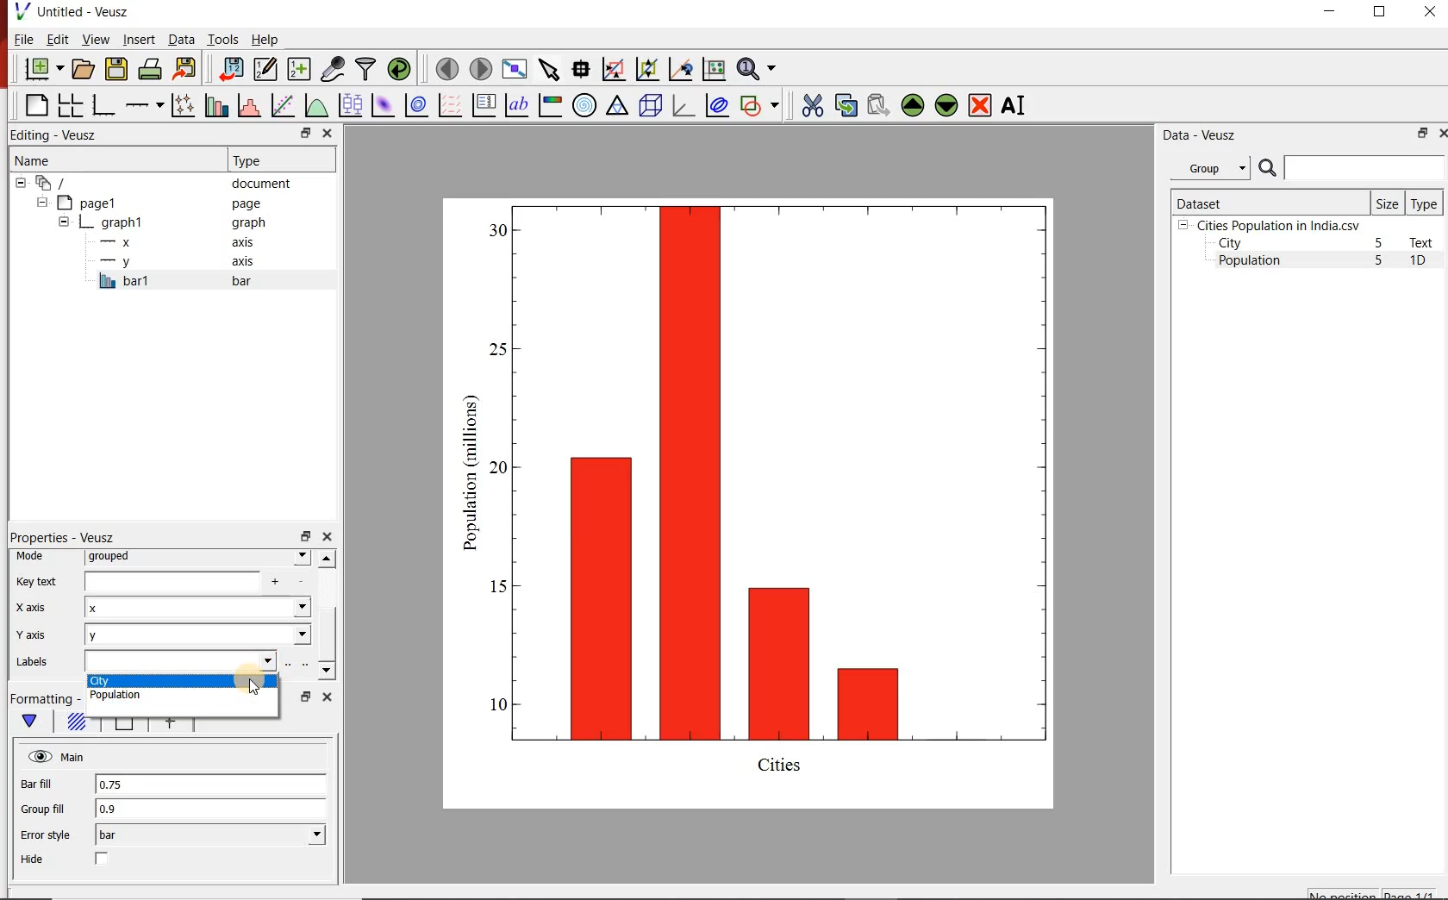 The height and width of the screenshot is (900, 1448). What do you see at coordinates (179, 681) in the screenshot?
I see `city` at bounding box center [179, 681].